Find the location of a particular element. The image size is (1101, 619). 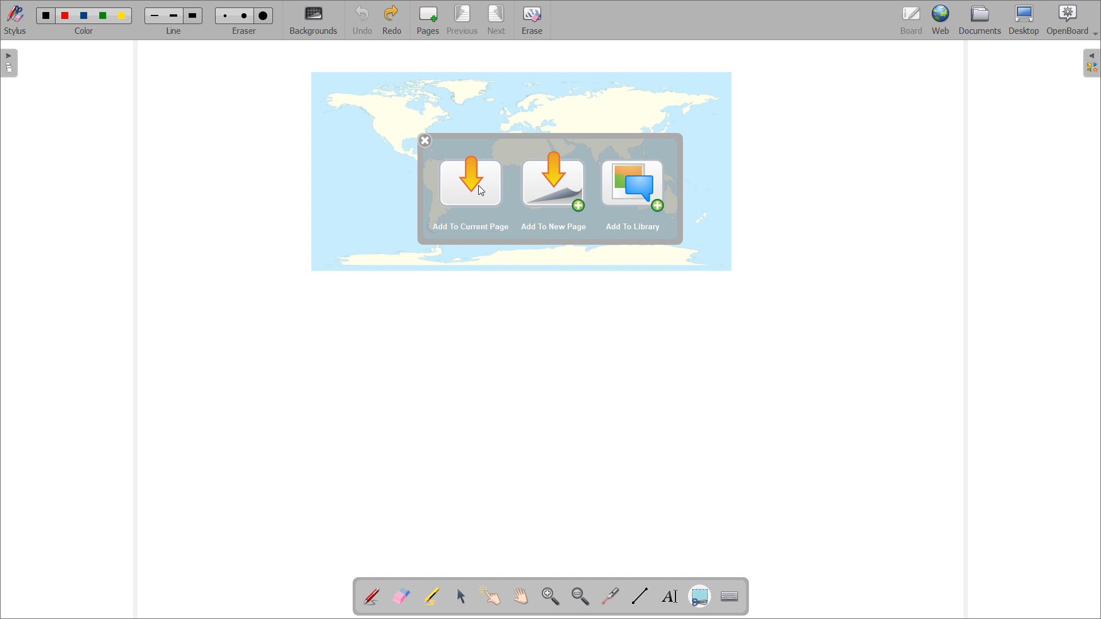

black is located at coordinates (46, 14).